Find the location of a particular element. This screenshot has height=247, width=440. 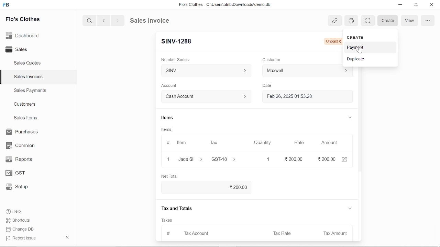

Sales Quotes is located at coordinates (28, 63).